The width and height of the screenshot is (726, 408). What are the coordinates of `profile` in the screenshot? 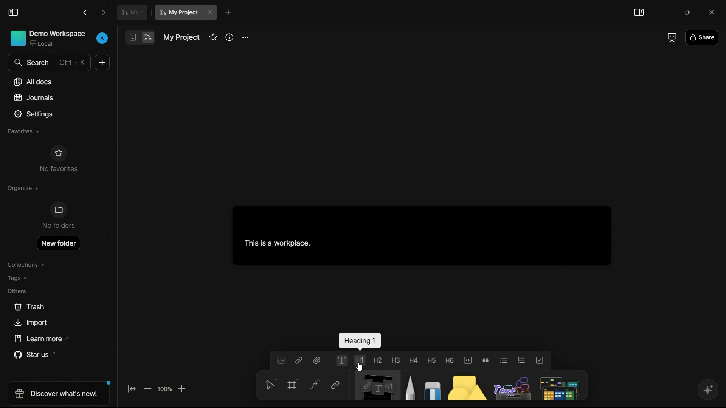 It's located at (102, 39).